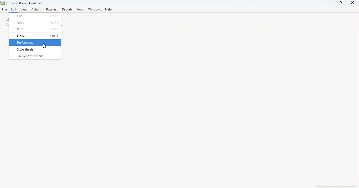  What do you see at coordinates (14, 10) in the screenshot?
I see `Edit` at bounding box center [14, 10].